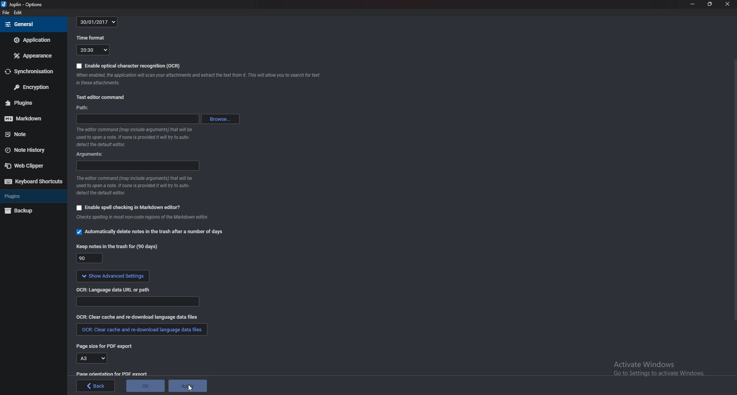  I want to click on Enable spell checking, so click(129, 208).